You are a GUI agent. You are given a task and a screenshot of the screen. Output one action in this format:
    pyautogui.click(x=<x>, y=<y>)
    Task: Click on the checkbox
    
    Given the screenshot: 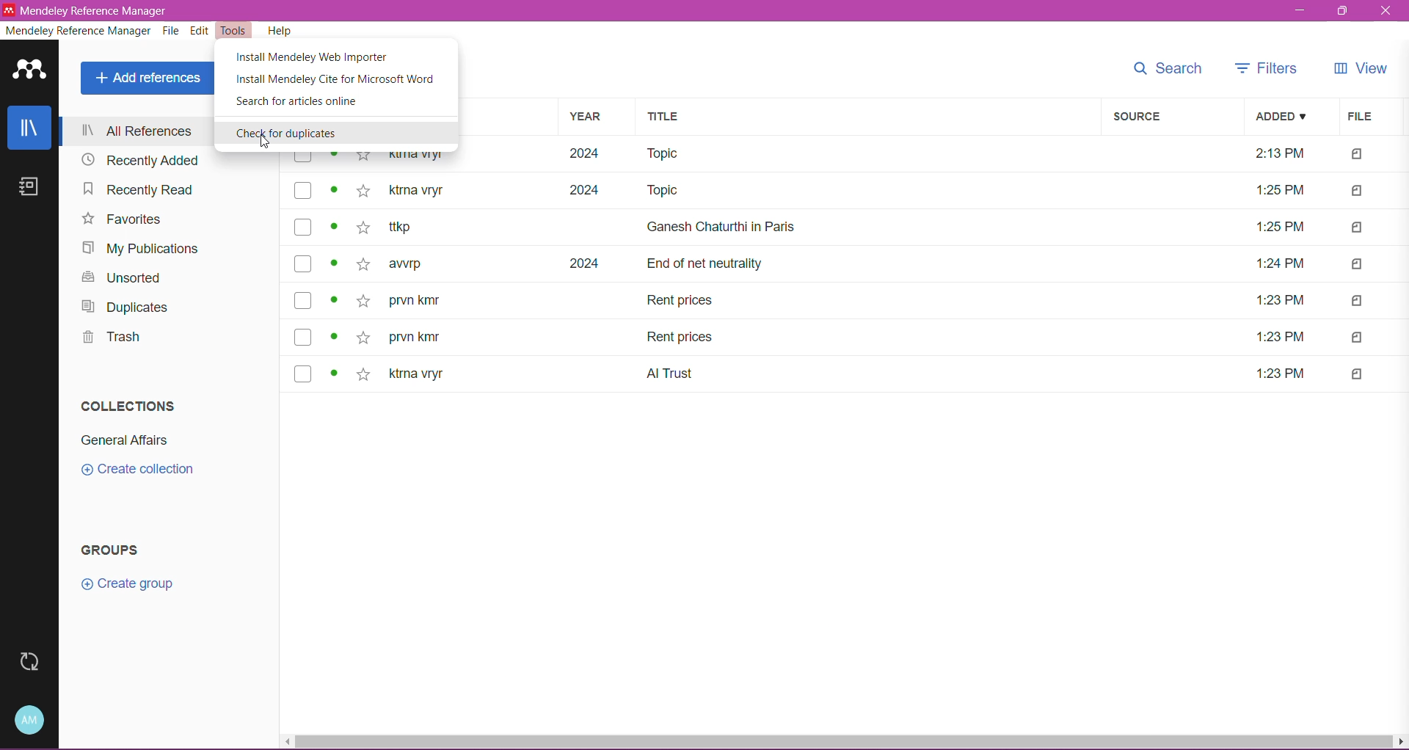 What is the action you would take?
    pyautogui.click(x=303, y=374)
    